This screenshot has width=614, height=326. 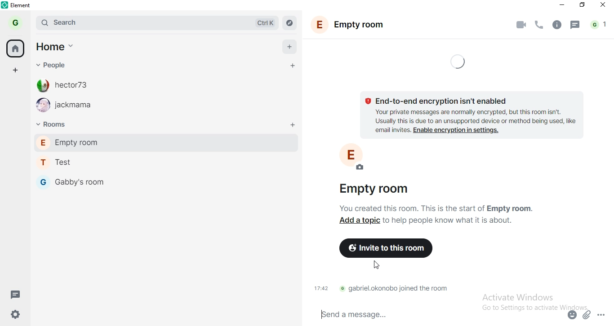 I want to click on video call, so click(x=522, y=25).